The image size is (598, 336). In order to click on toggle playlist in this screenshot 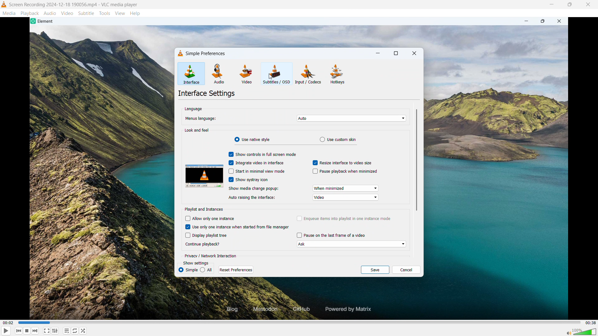, I will do `click(67, 331)`.